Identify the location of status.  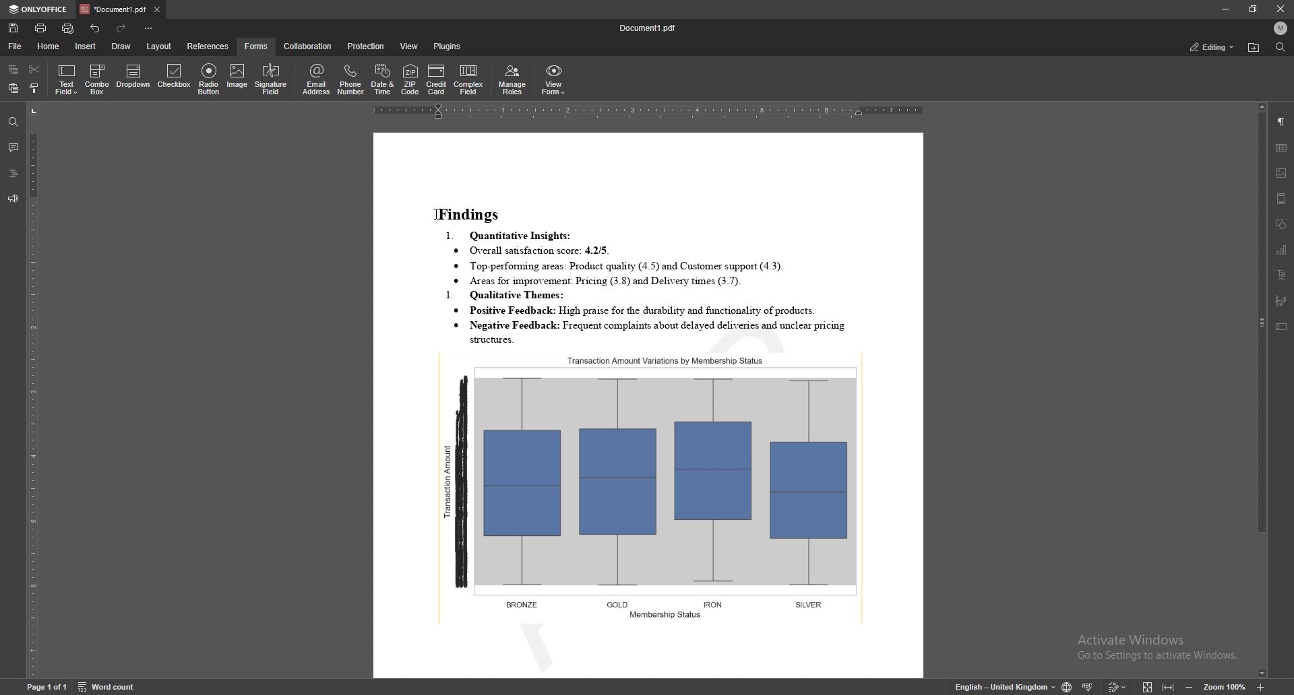
(1212, 47).